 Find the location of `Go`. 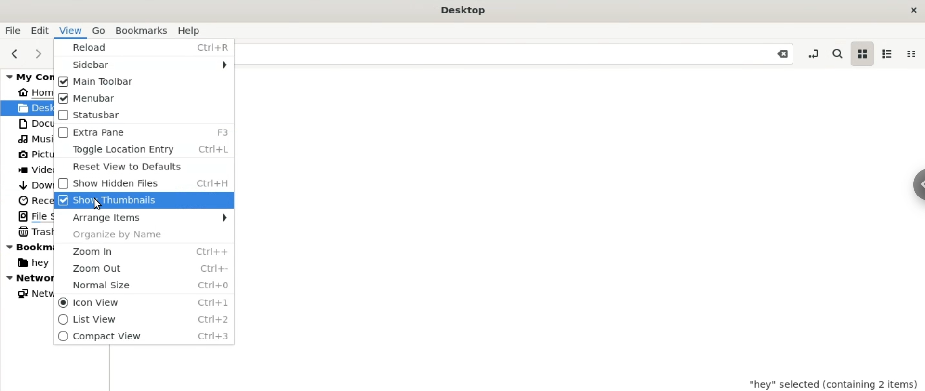

Go is located at coordinates (100, 31).